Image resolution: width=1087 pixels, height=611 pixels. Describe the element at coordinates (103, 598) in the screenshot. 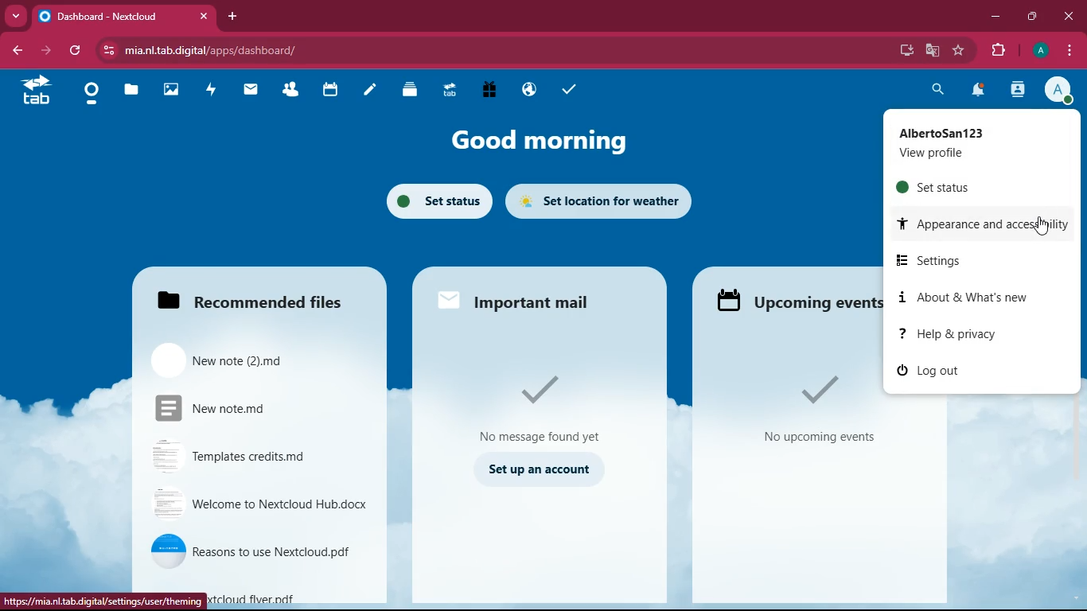

I see `` at that location.